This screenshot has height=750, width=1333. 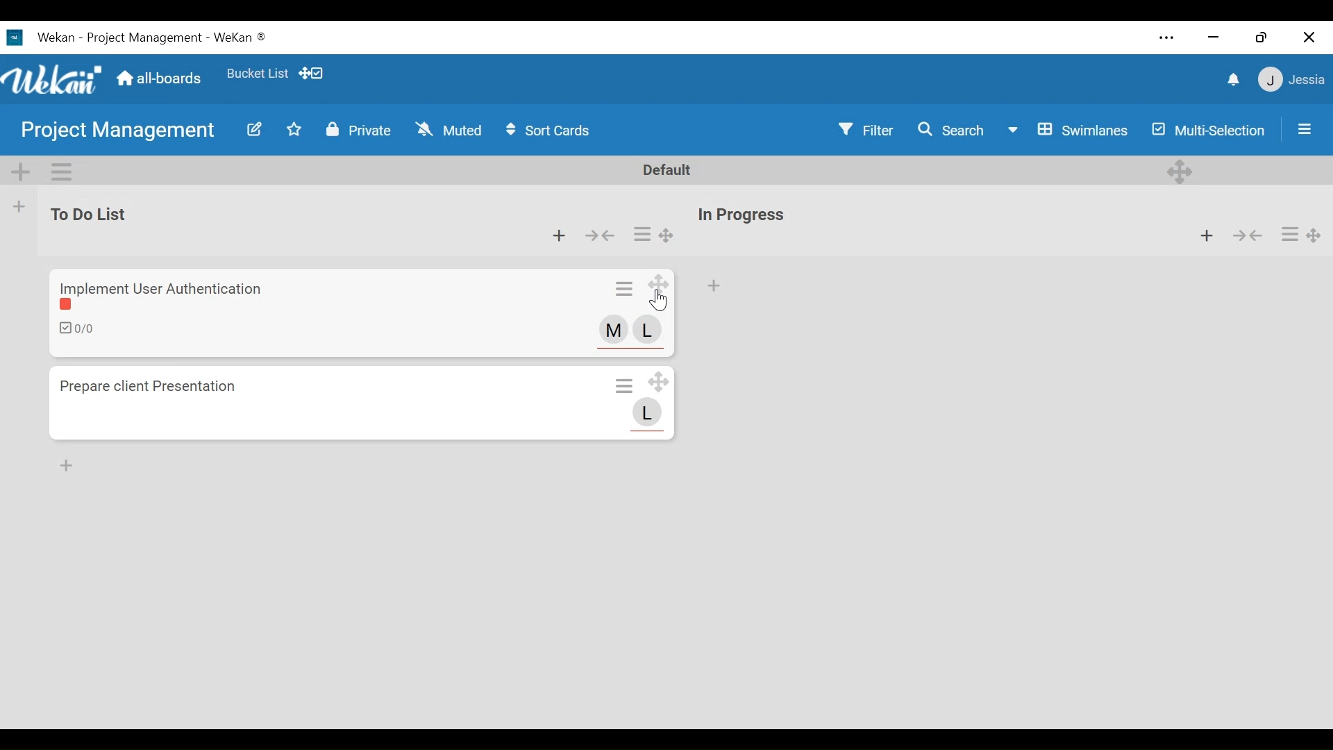 What do you see at coordinates (646, 331) in the screenshot?
I see `Member` at bounding box center [646, 331].